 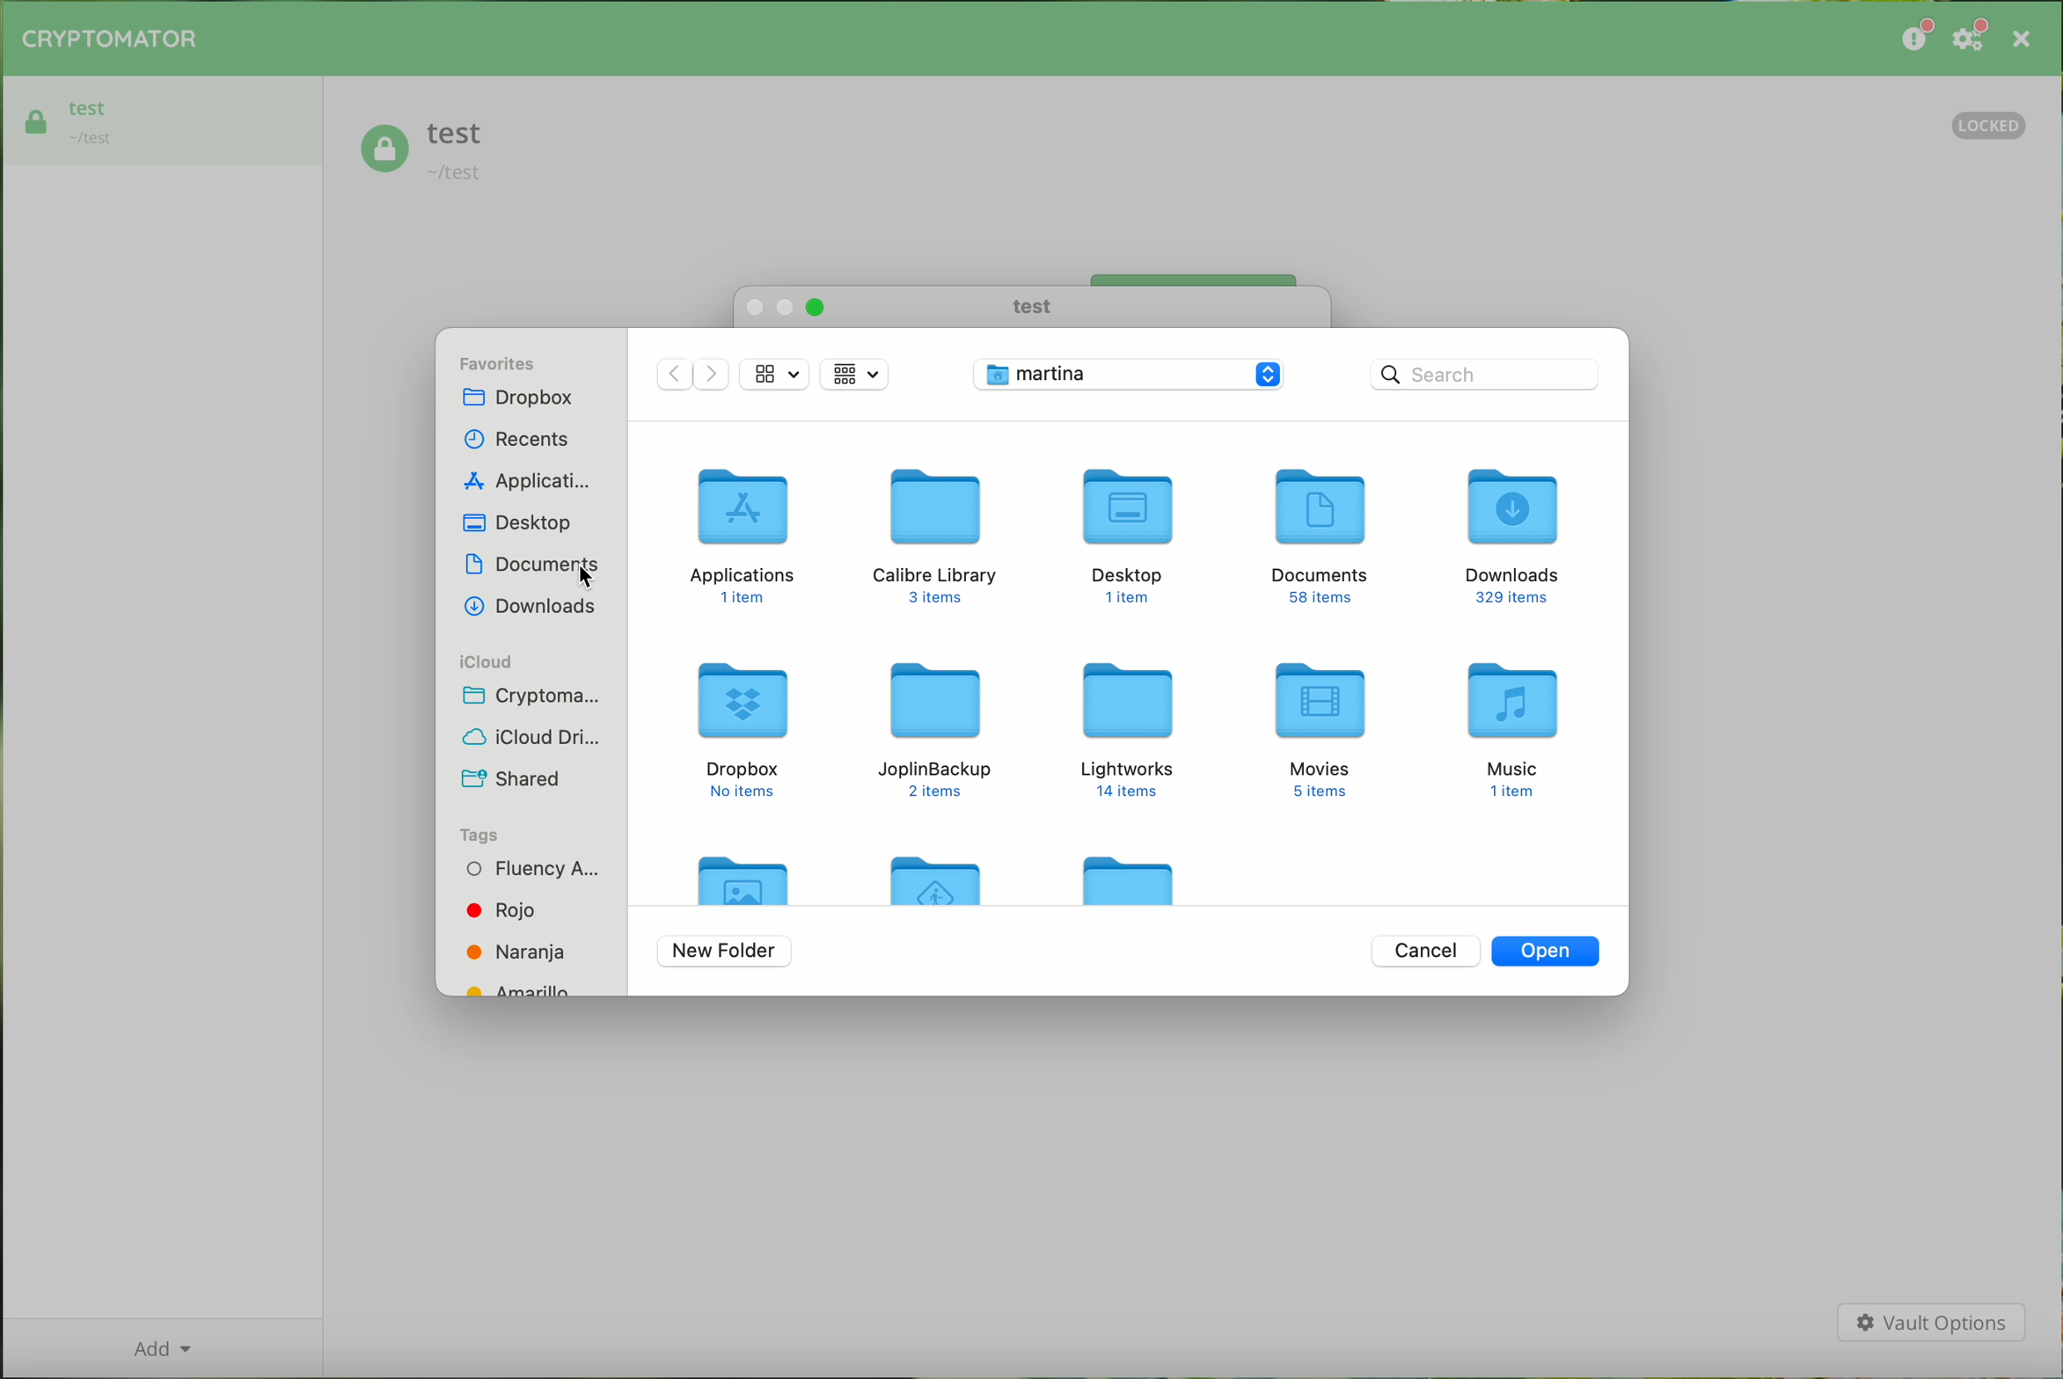 I want to click on music, so click(x=1516, y=731).